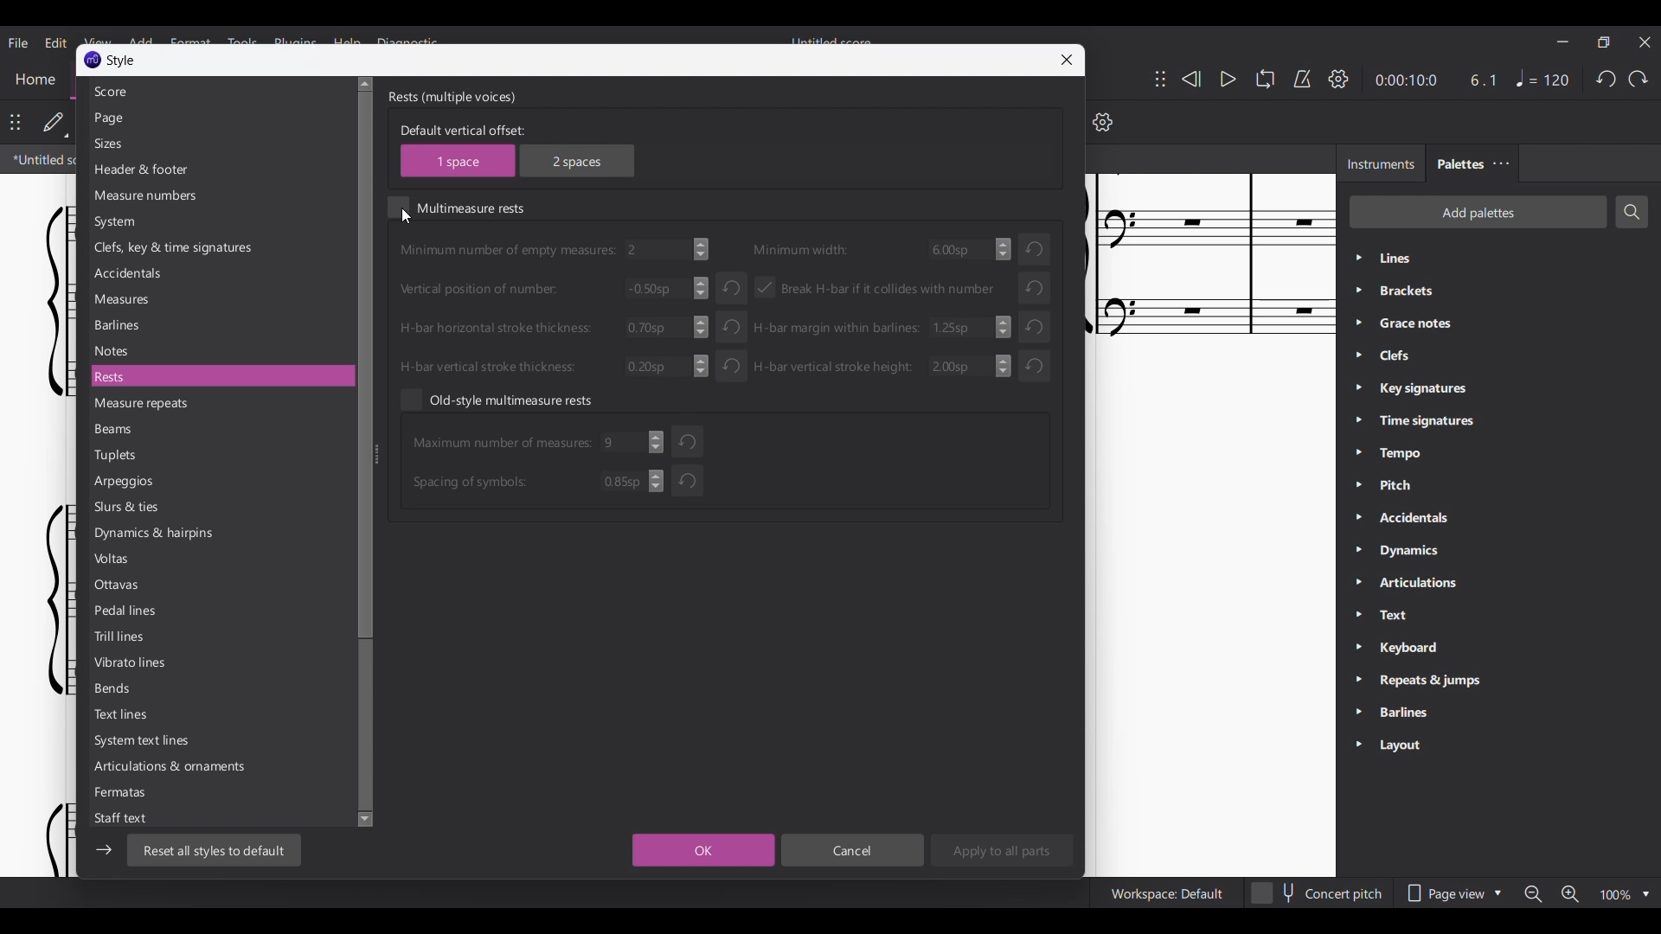 This screenshot has width=1661, height=934. What do you see at coordinates (219, 741) in the screenshot?
I see `System text lines` at bounding box center [219, 741].